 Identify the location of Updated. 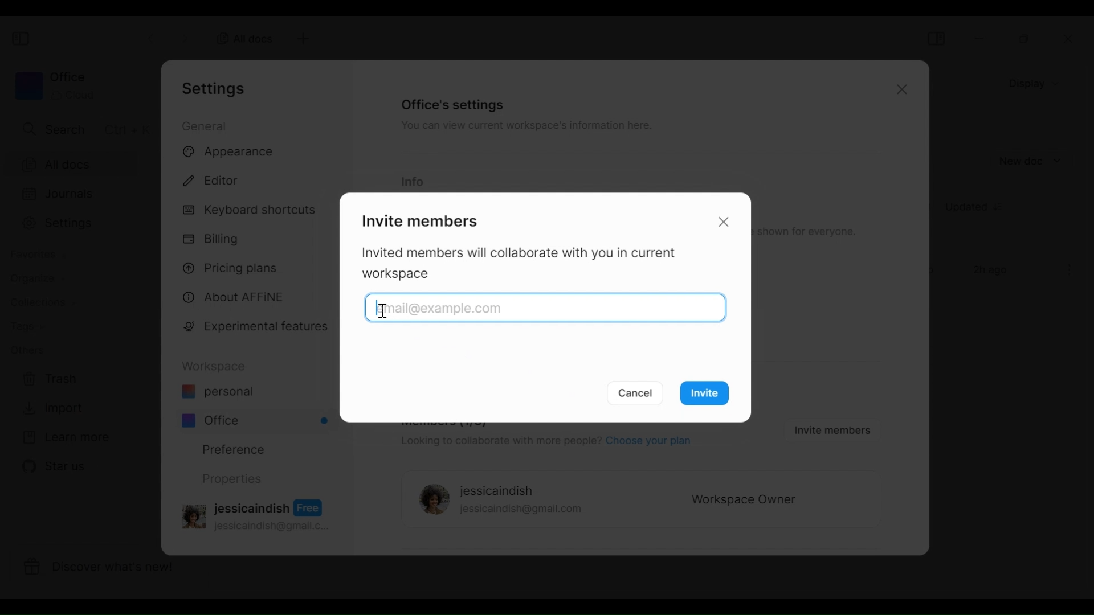
(978, 208).